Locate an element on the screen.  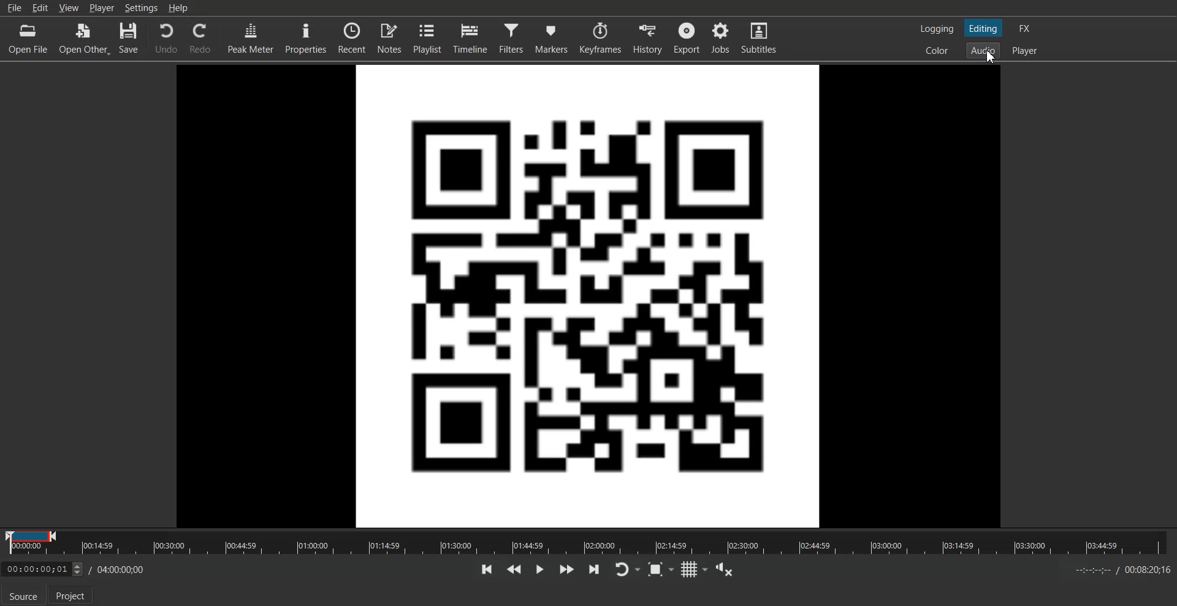
cursor is located at coordinates (991, 57).